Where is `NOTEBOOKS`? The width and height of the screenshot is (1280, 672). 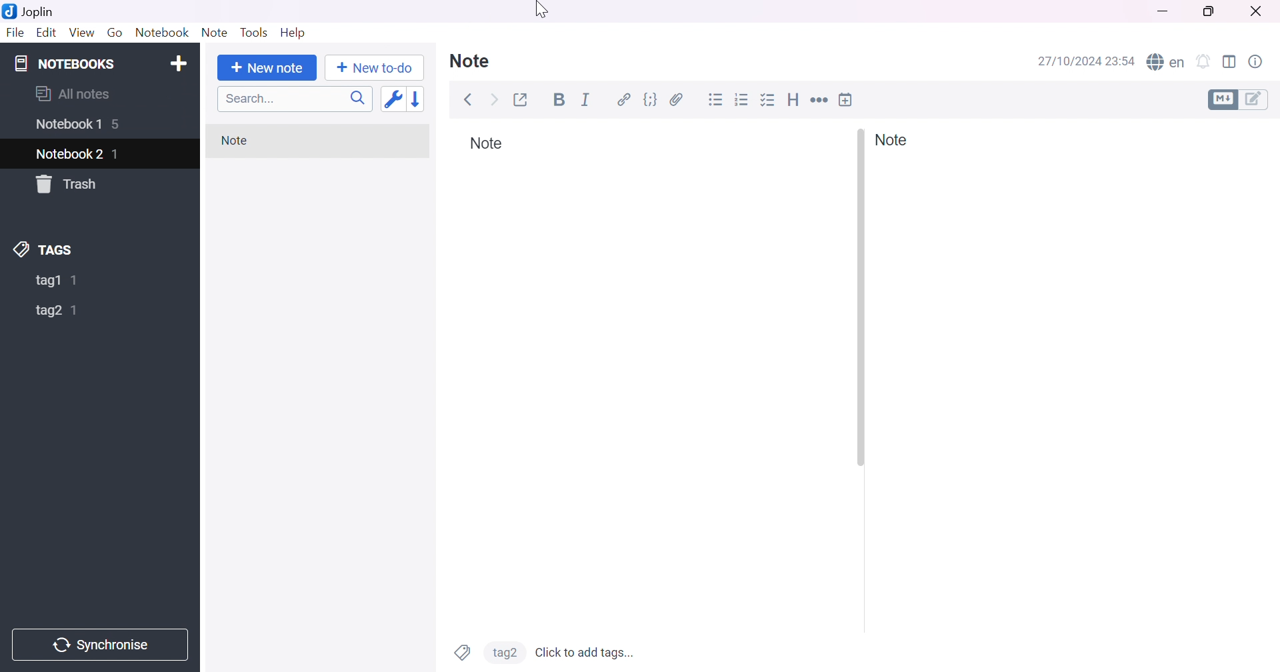 NOTEBOOKS is located at coordinates (63, 62).